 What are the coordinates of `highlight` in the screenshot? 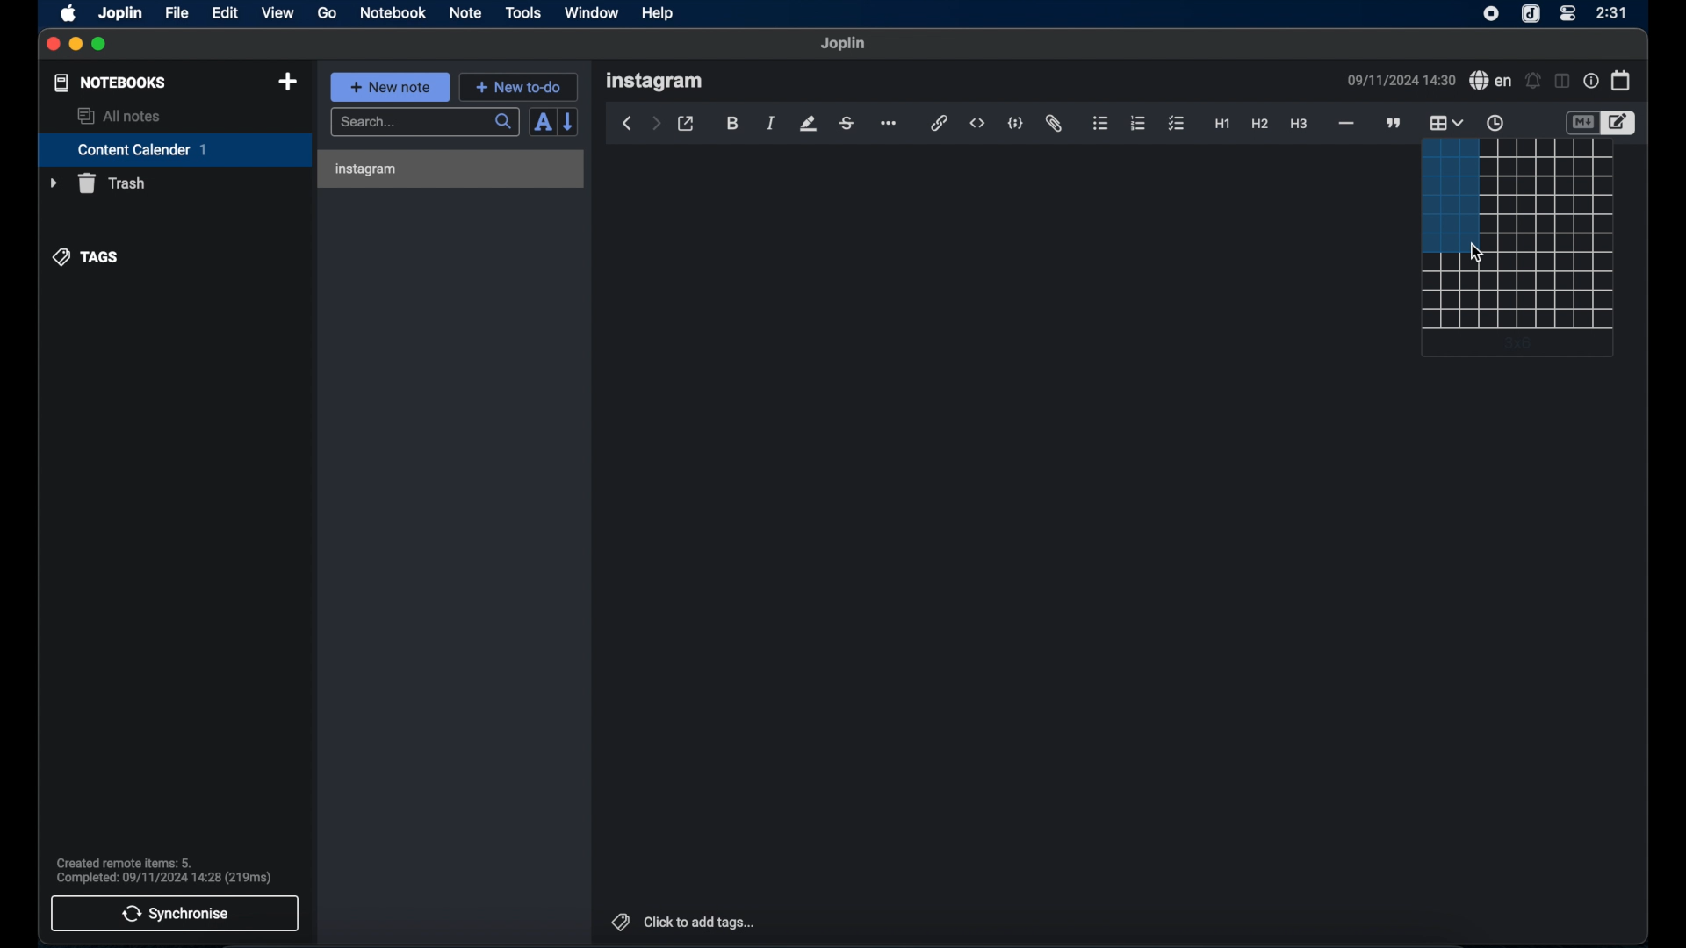 It's located at (809, 124).